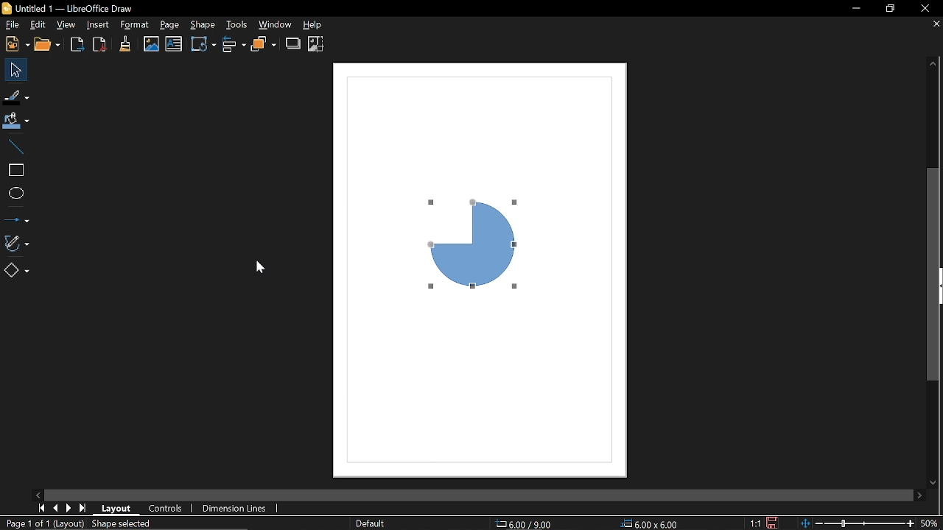  Describe the element at coordinates (264, 44) in the screenshot. I see `Arrange` at that location.